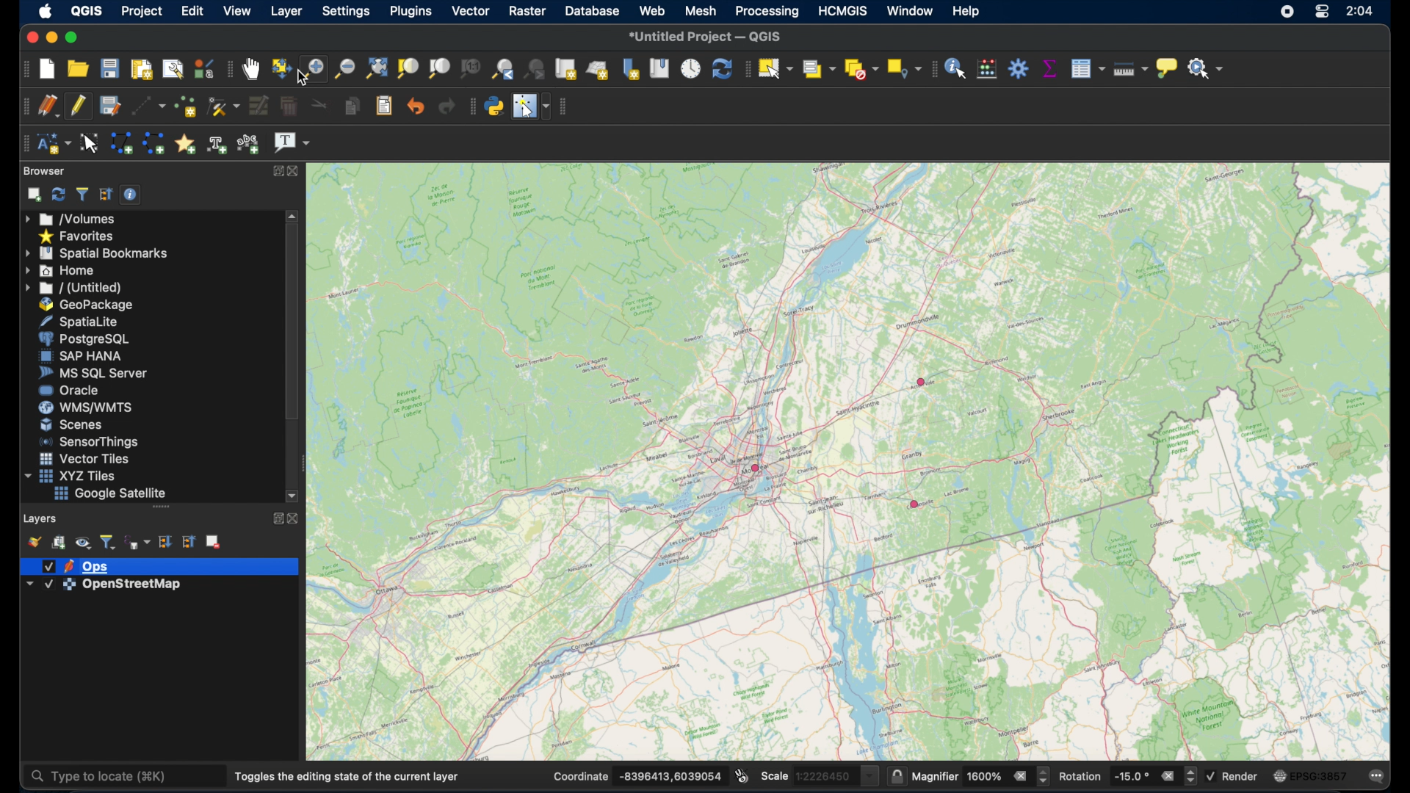 Image resolution: width=1410 pixels, height=793 pixels. What do you see at coordinates (68, 389) in the screenshot?
I see `oracle` at bounding box center [68, 389].